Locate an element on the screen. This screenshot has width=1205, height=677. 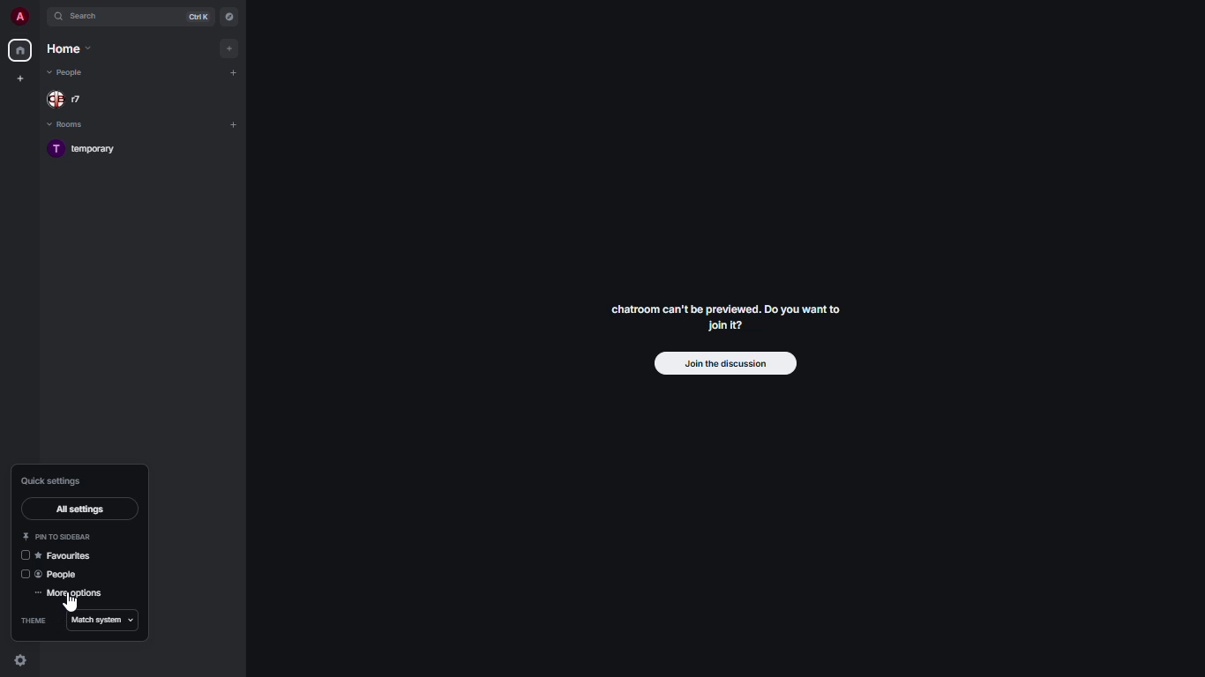
create new space is located at coordinates (18, 78).